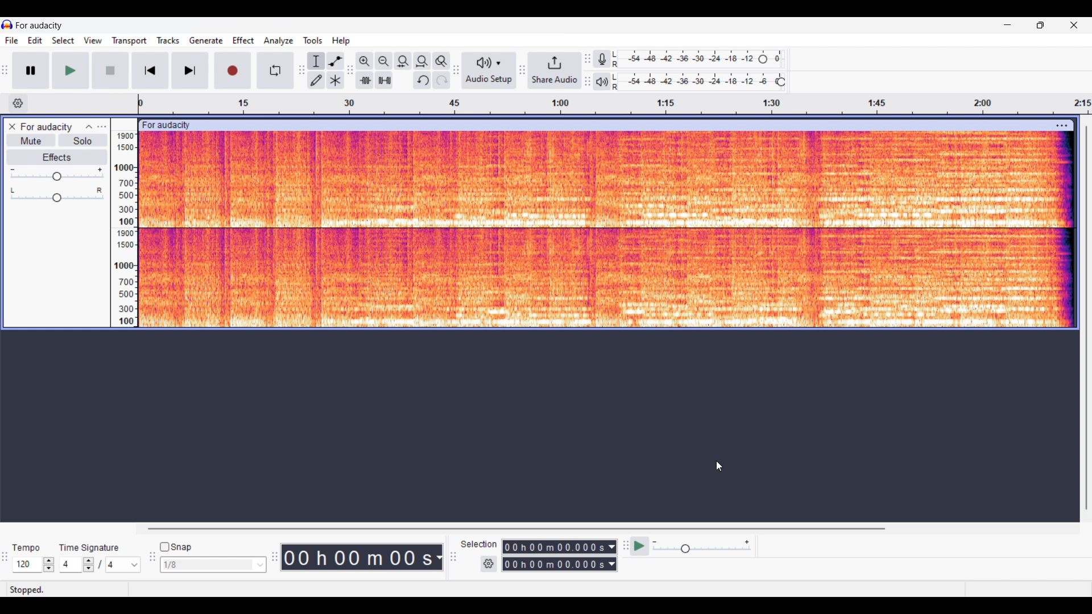 Image resolution: width=1092 pixels, height=614 pixels. What do you see at coordinates (1064, 127) in the screenshot?
I see `Track settings` at bounding box center [1064, 127].